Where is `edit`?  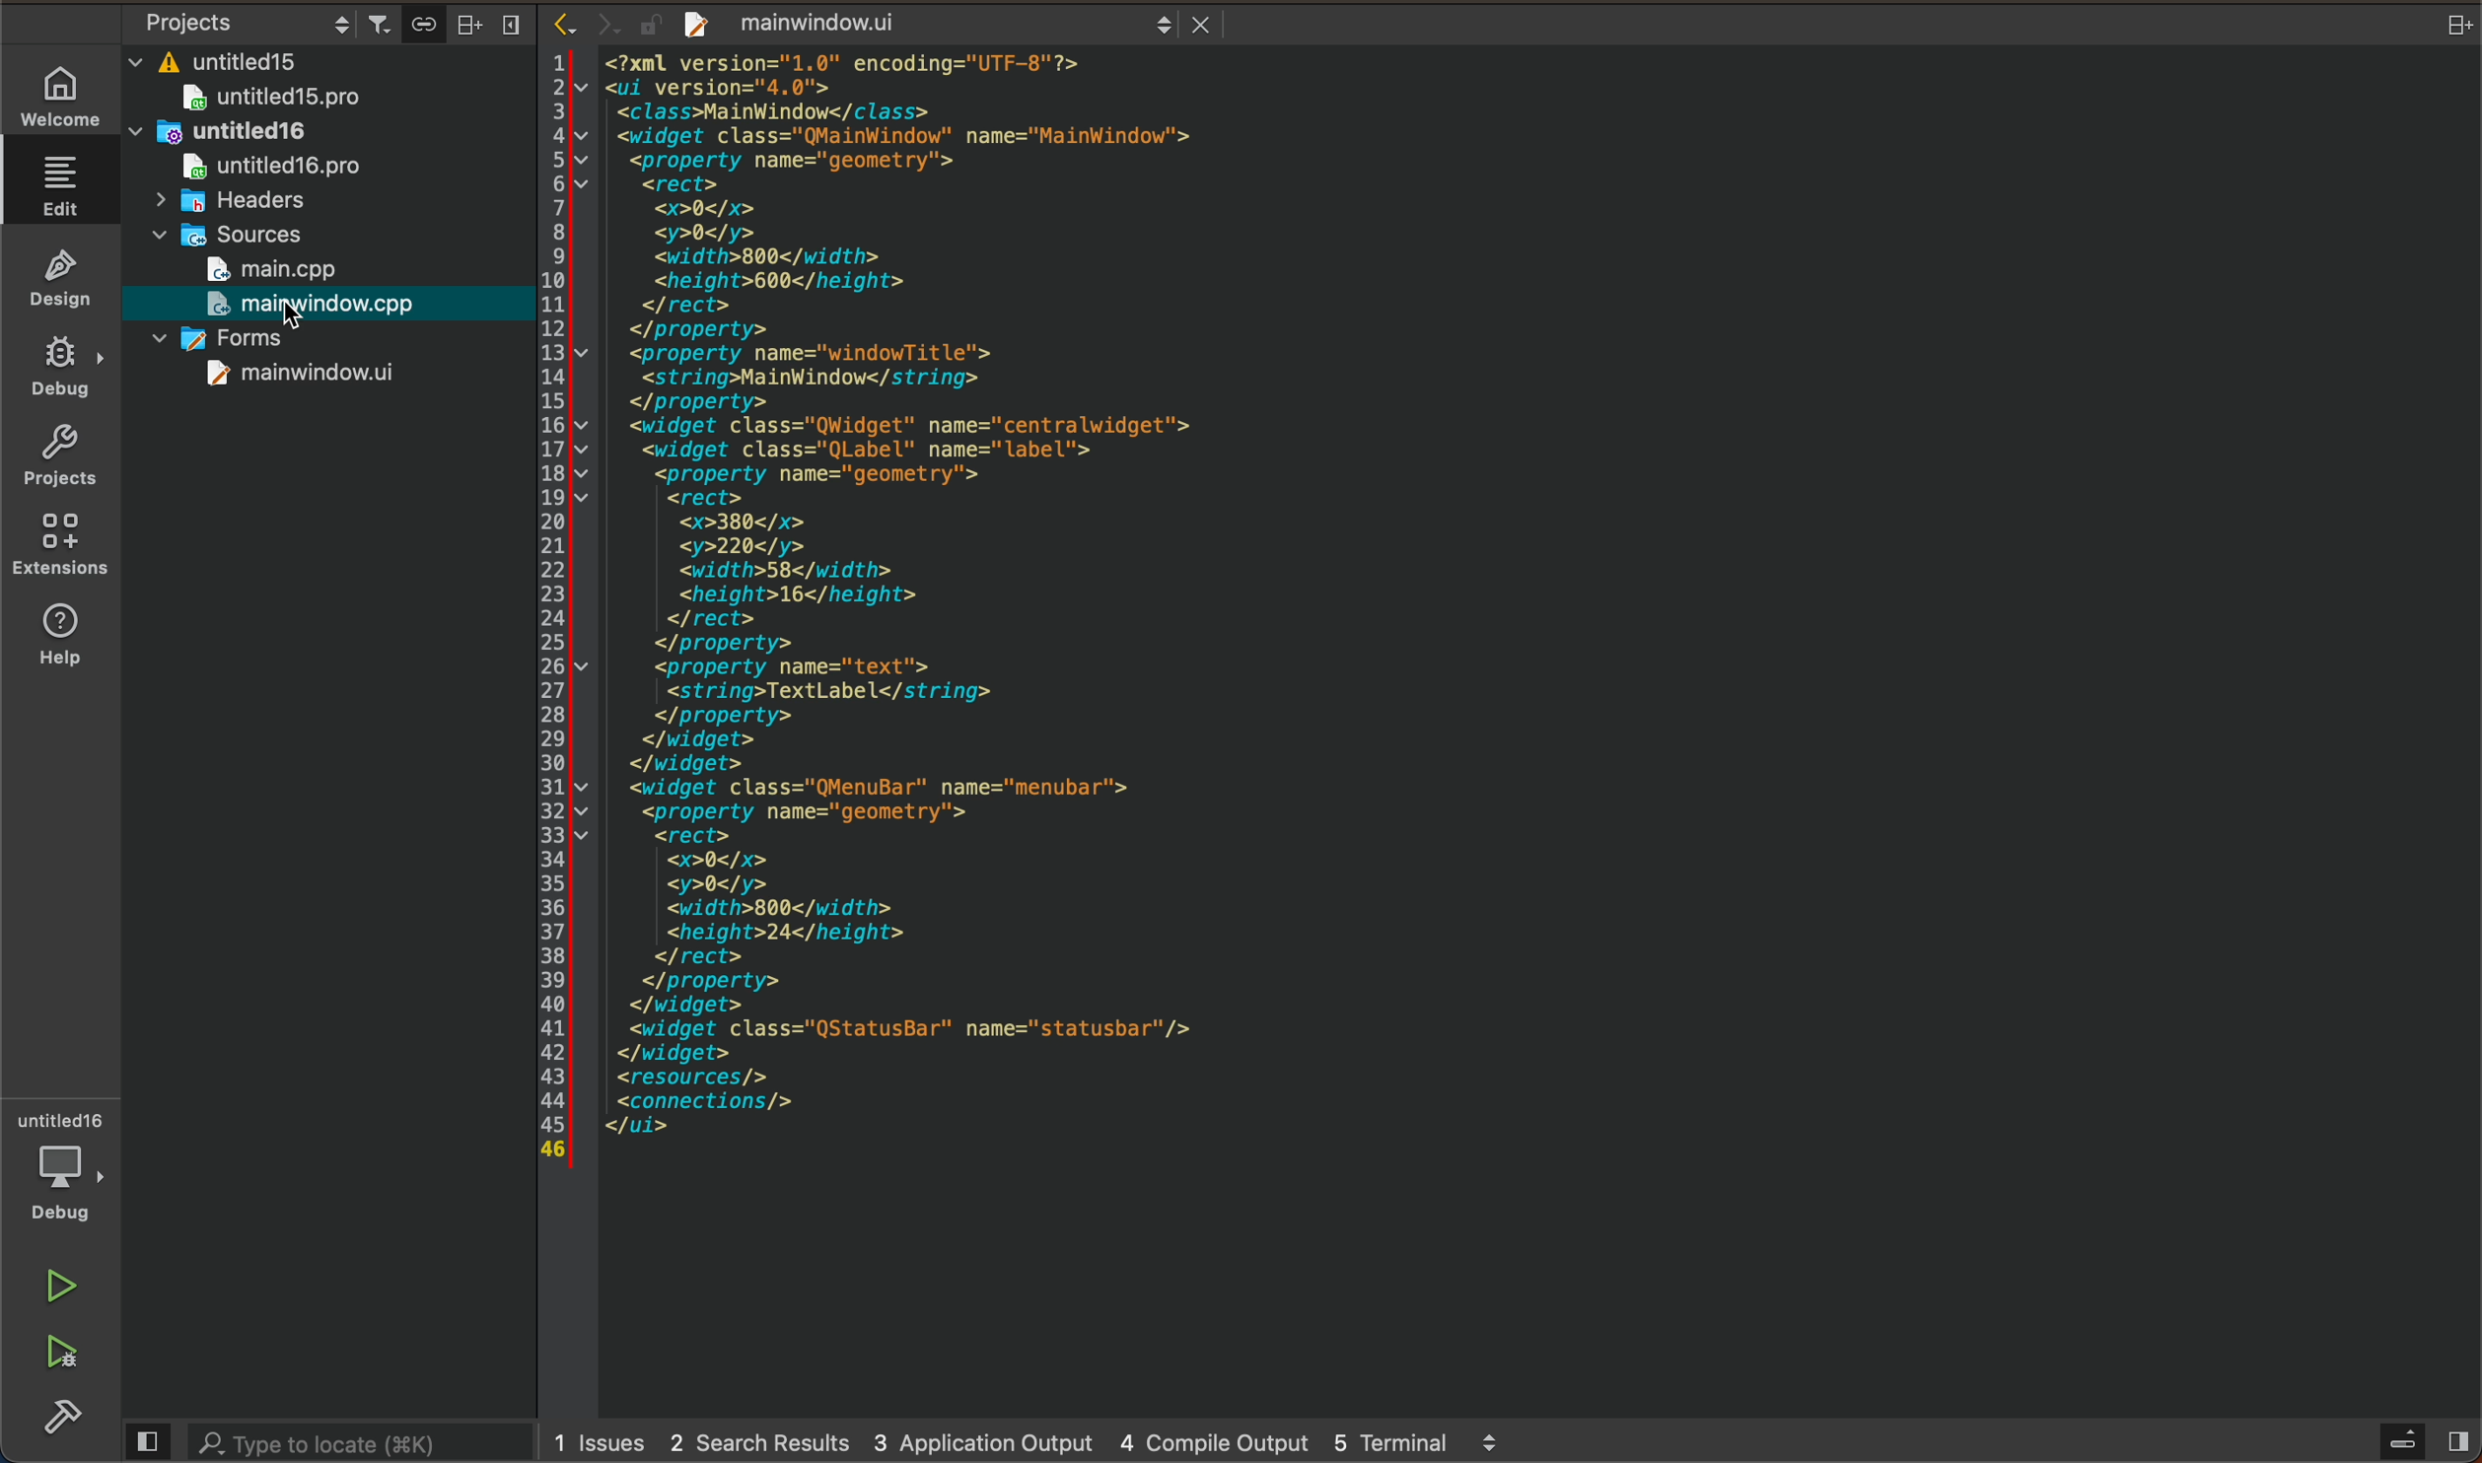
edit is located at coordinates (60, 184).